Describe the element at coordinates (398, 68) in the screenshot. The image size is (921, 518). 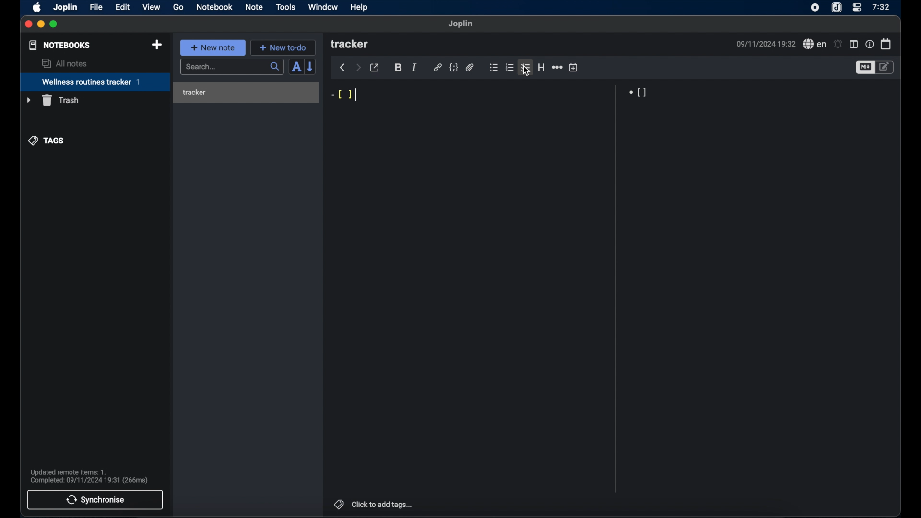
I see `bold` at that location.